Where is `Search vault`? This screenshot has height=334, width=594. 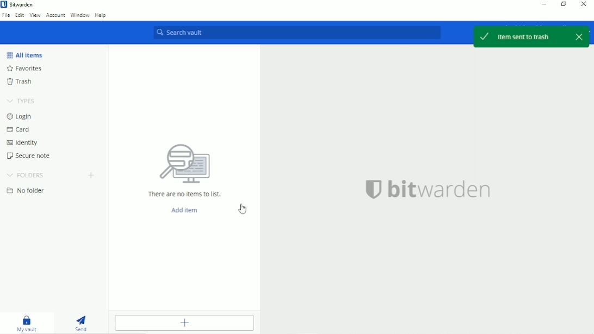
Search vault is located at coordinates (296, 33).